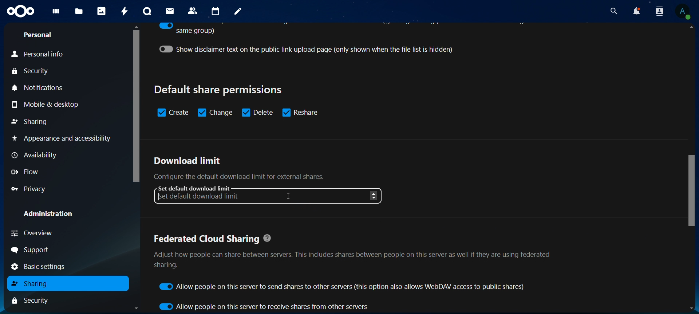 The width and height of the screenshot is (699, 314). I want to click on appearance and accessibility, so click(62, 139).